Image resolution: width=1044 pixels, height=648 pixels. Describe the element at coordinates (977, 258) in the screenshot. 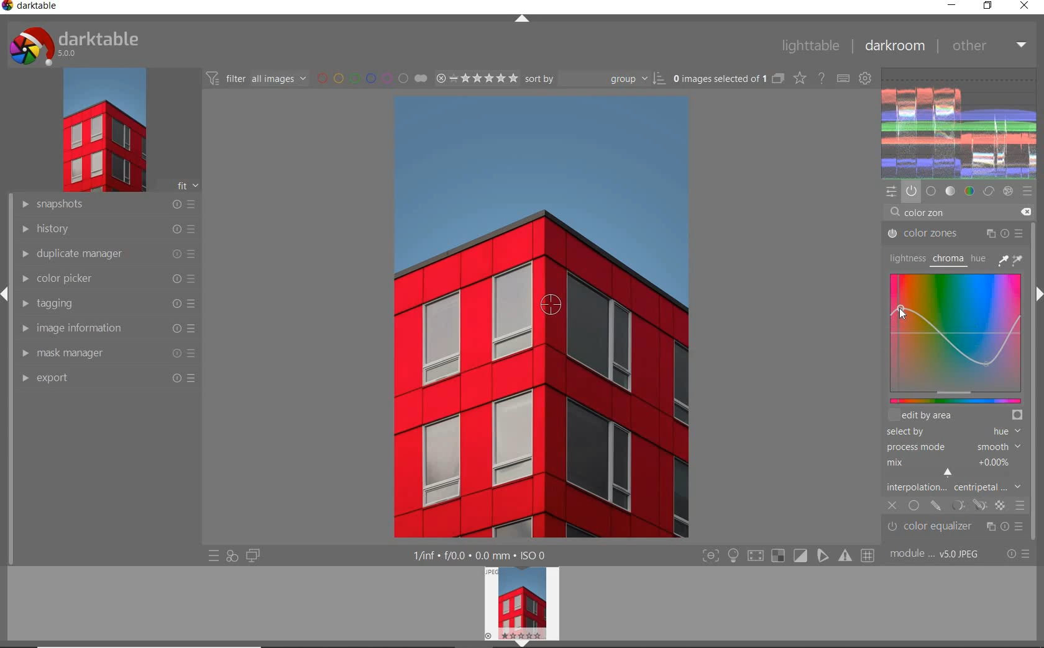

I see `HUE` at that location.